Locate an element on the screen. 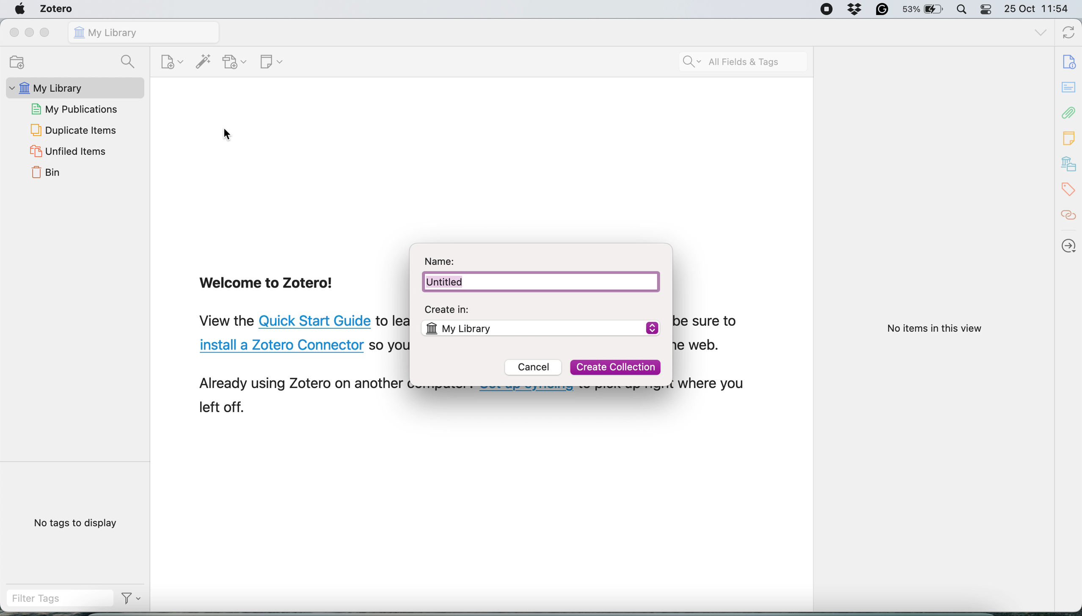 The height and width of the screenshot is (616, 1082). Cursor Position is located at coordinates (227, 135).